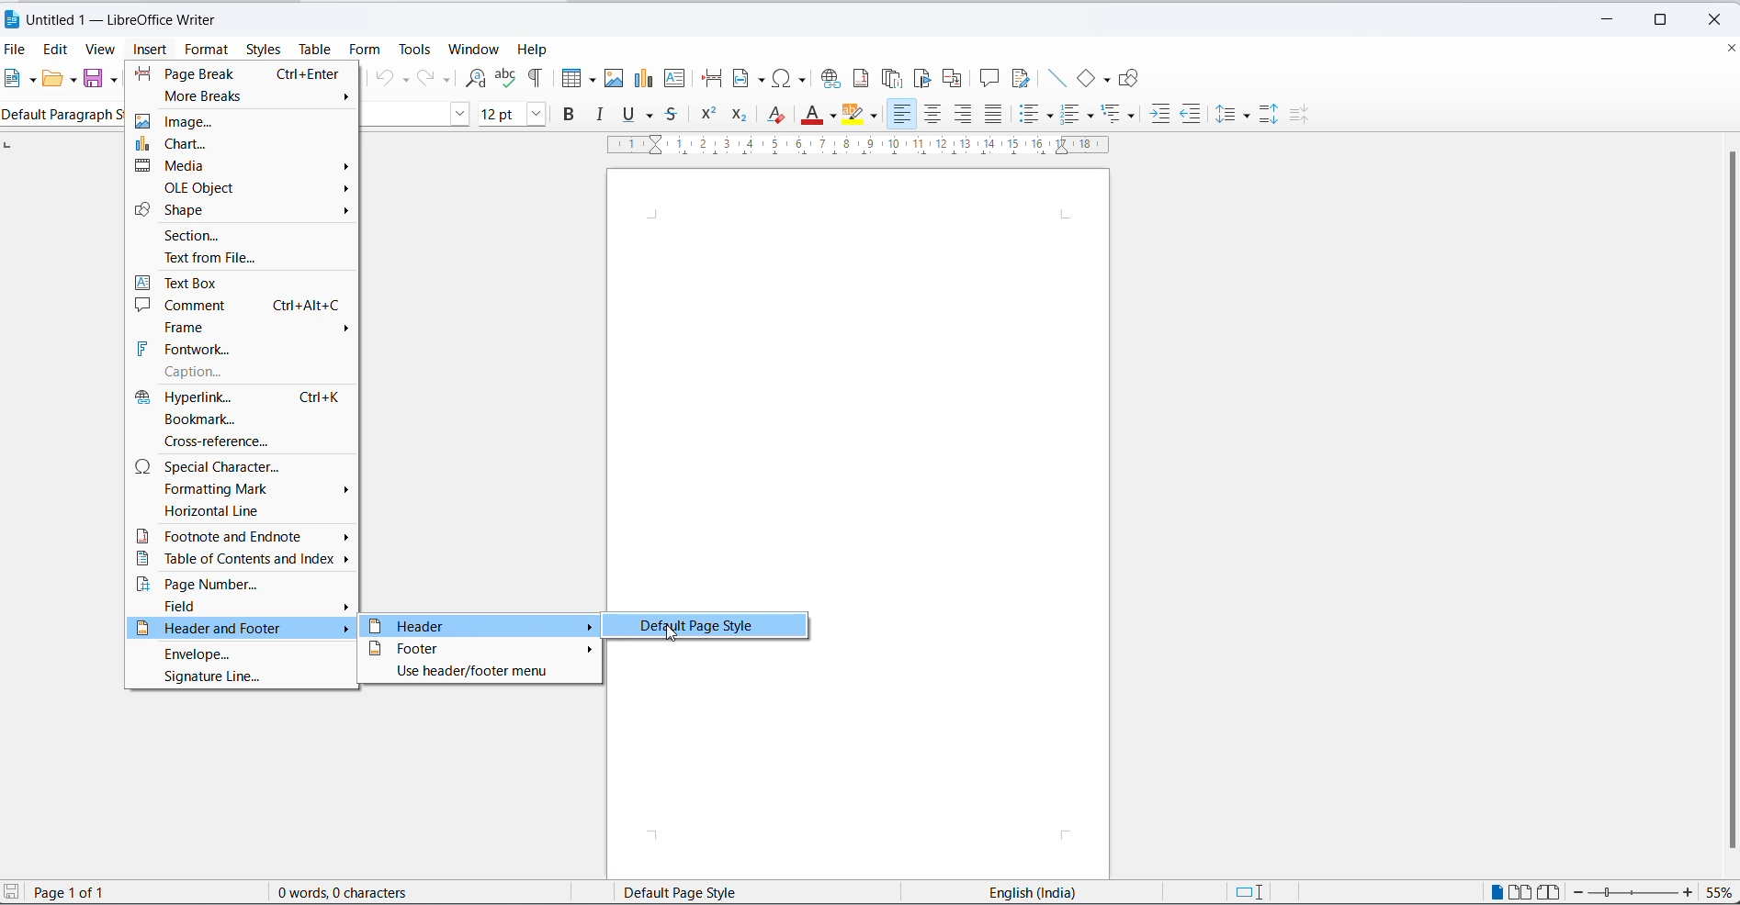  I want to click on decrease zoom, so click(1582, 892).